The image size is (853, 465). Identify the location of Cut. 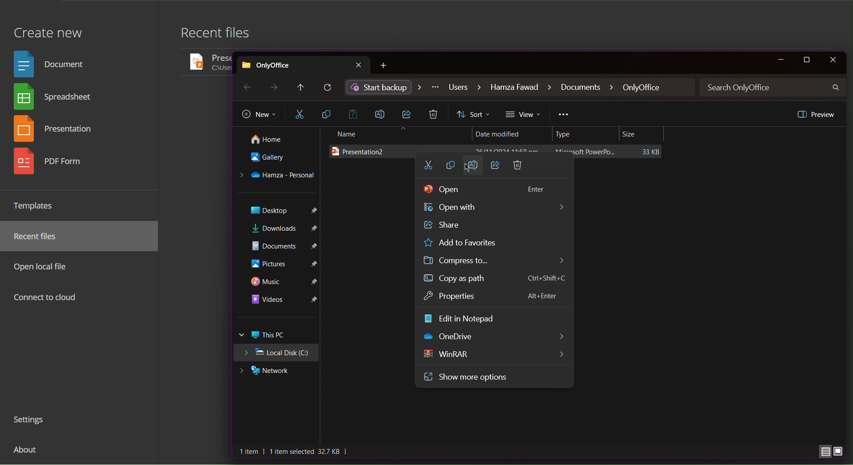
(428, 169).